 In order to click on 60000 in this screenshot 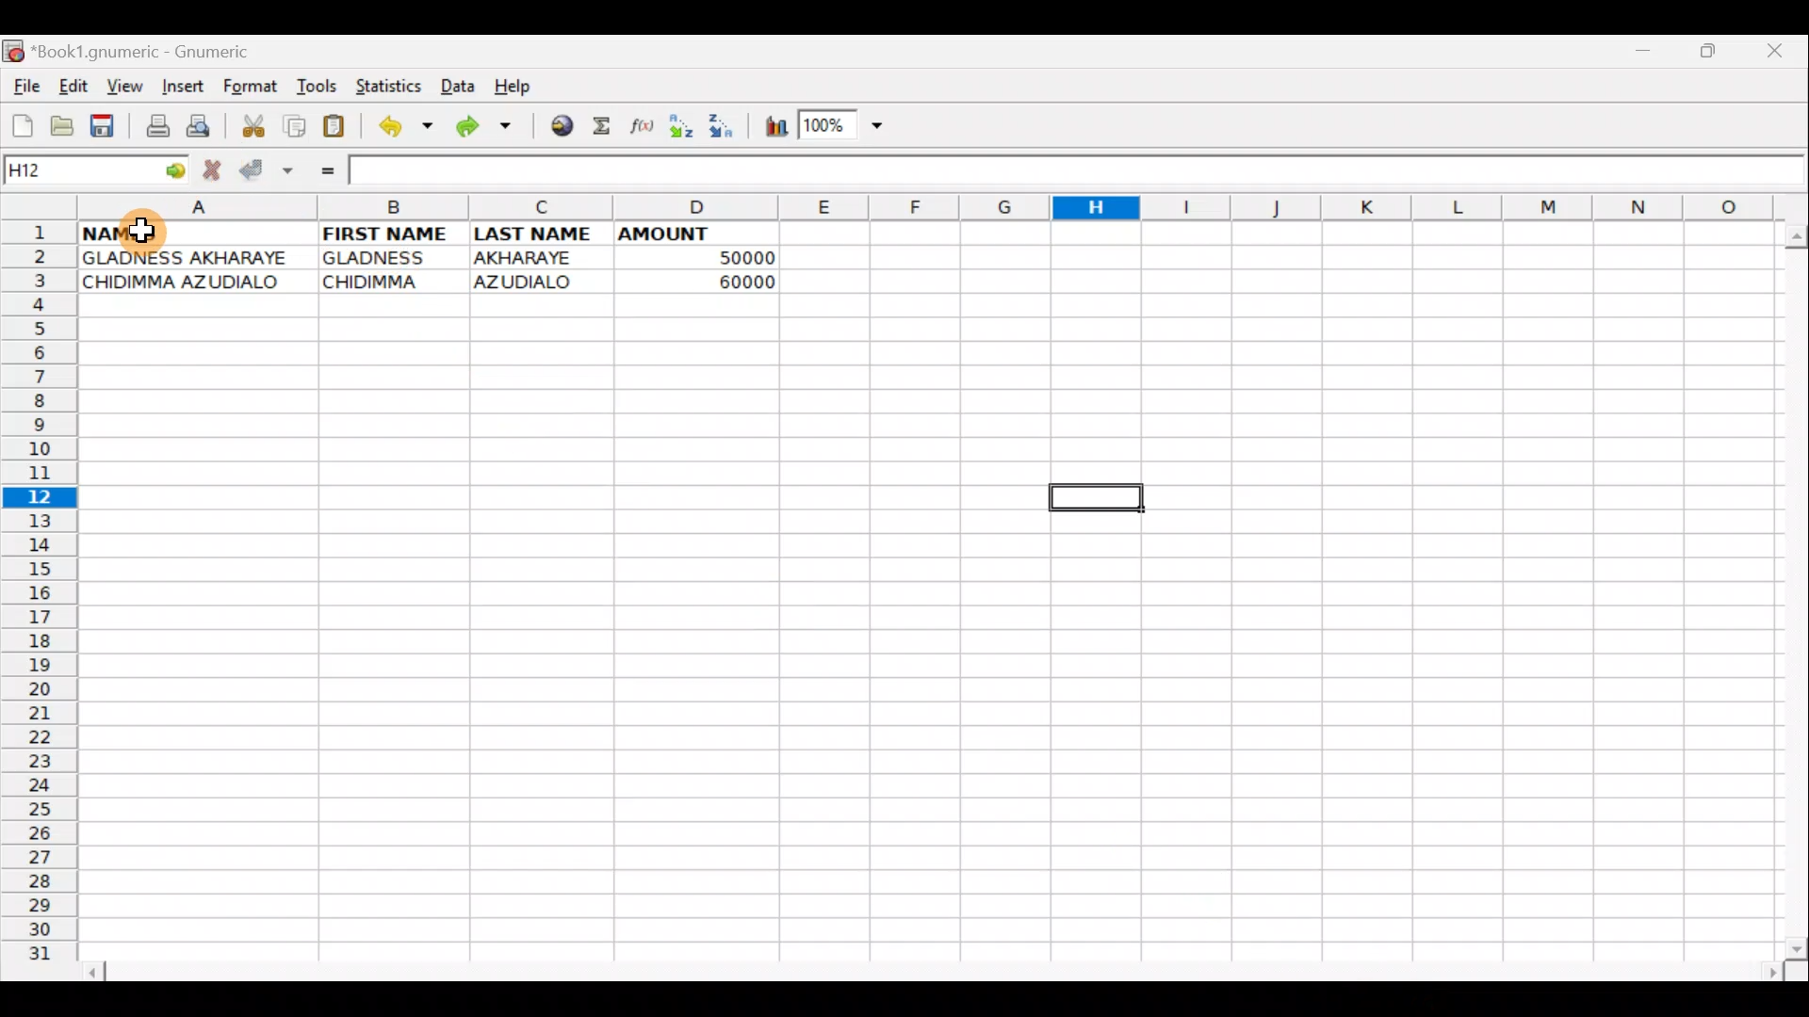, I will do `click(728, 281)`.